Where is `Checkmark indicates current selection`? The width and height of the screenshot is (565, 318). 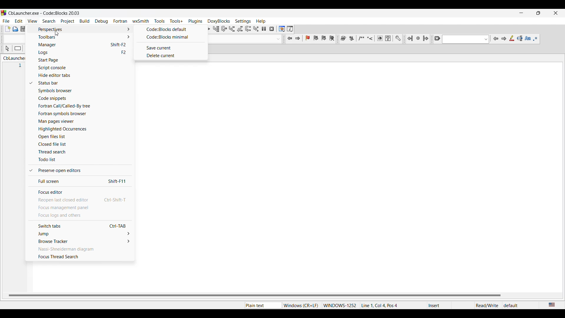
Checkmark indicates current selection is located at coordinates (31, 127).